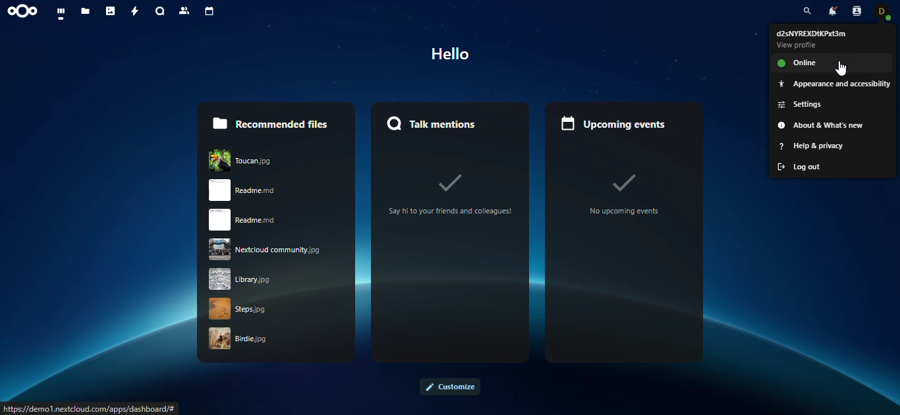 Image resolution: width=900 pixels, height=415 pixels. What do you see at coordinates (450, 192) in the screenshot?
I see `Say ito your friends and colleagues!` at bounding box center [450, 192].